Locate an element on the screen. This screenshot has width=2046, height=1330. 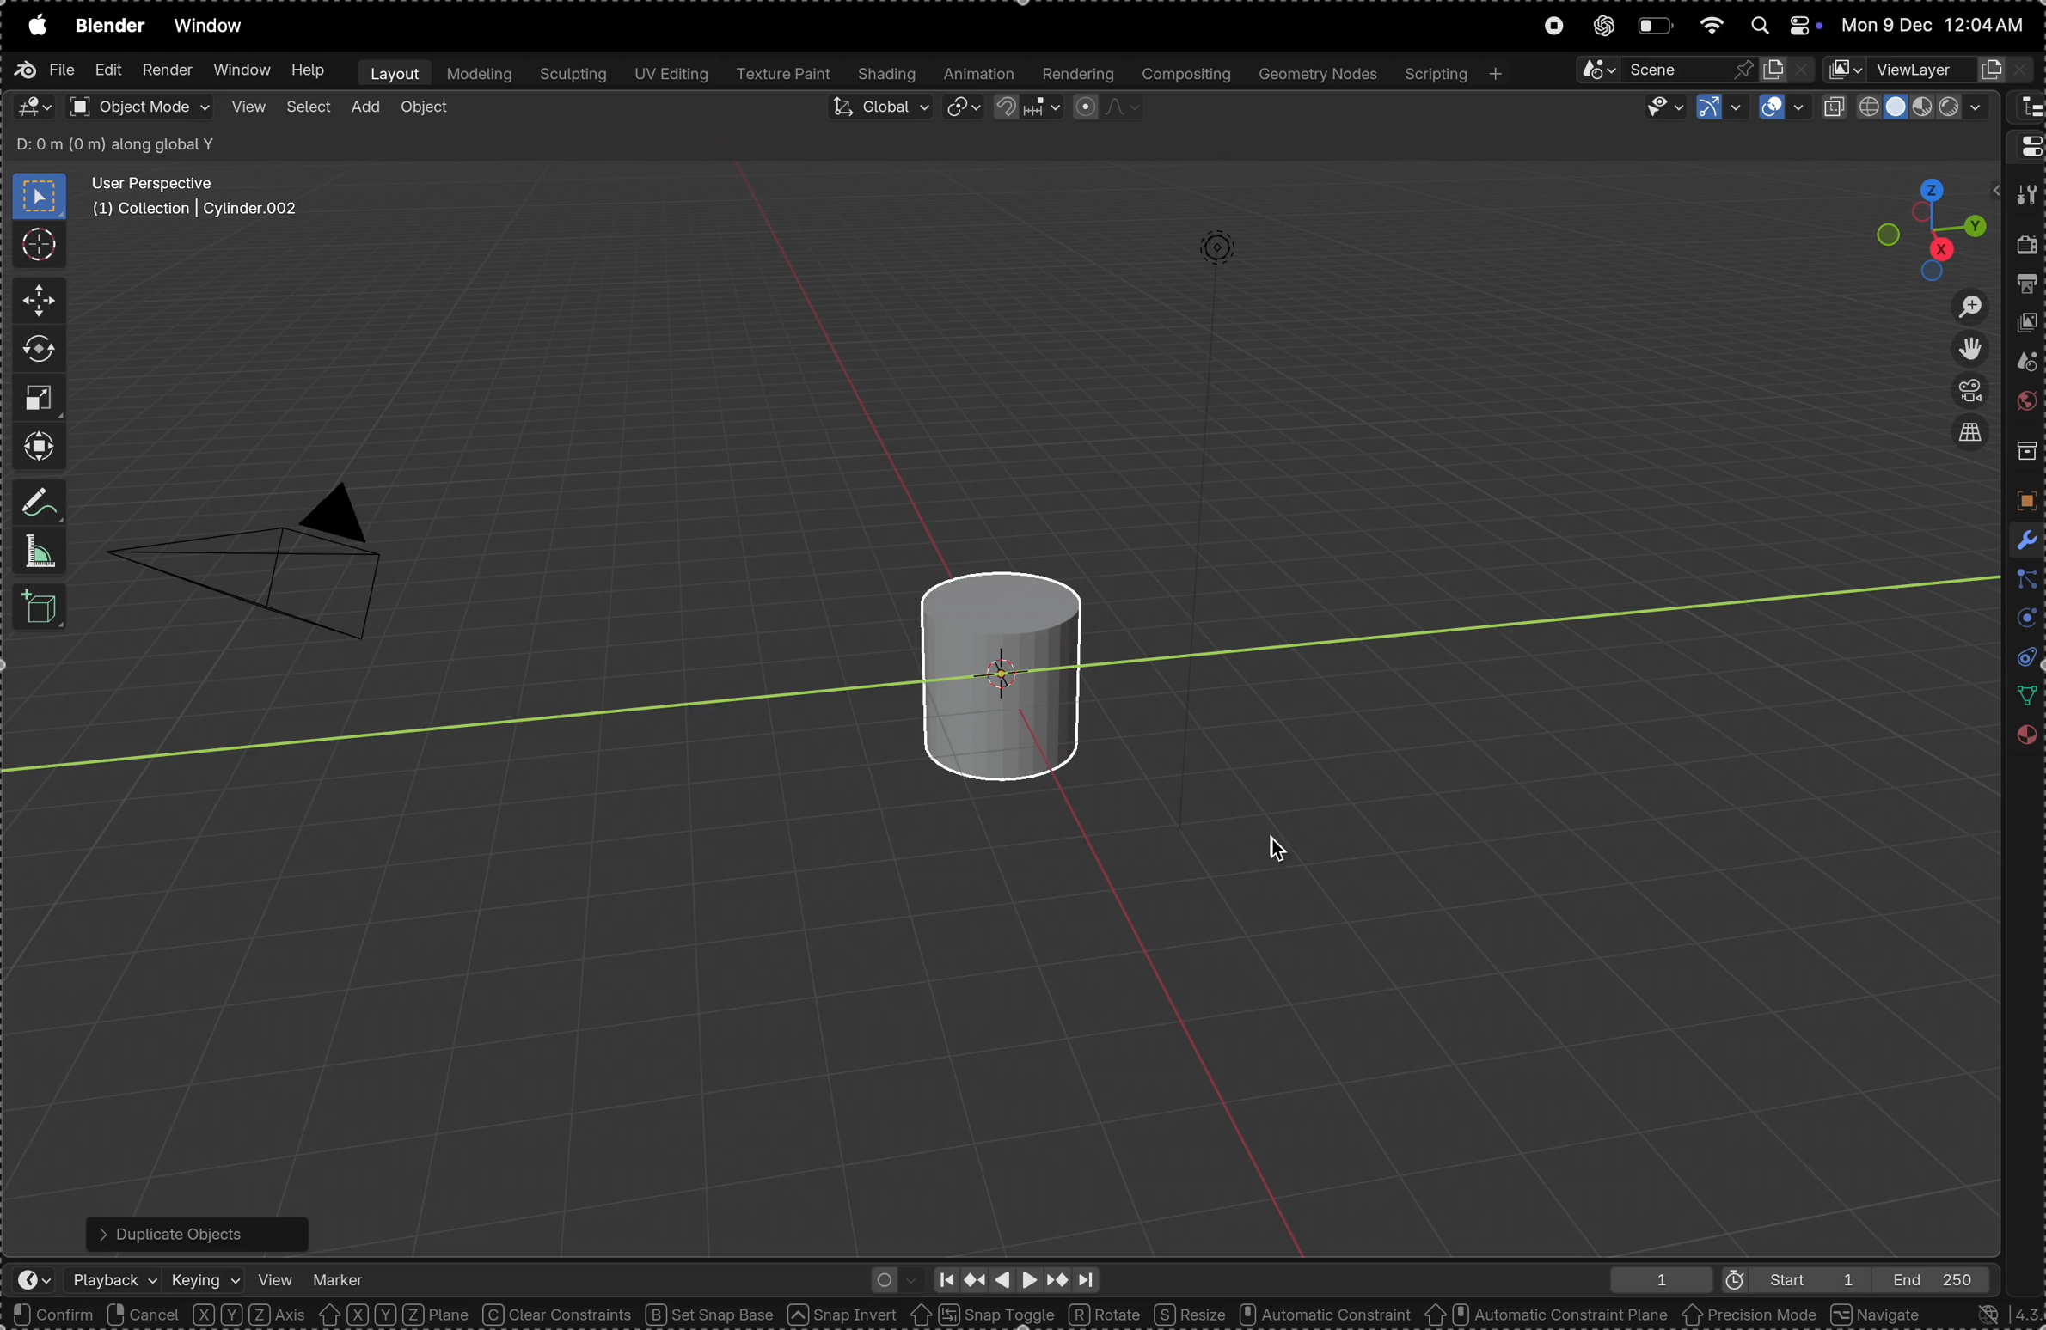
add cube is located at coordinates (44, 609).